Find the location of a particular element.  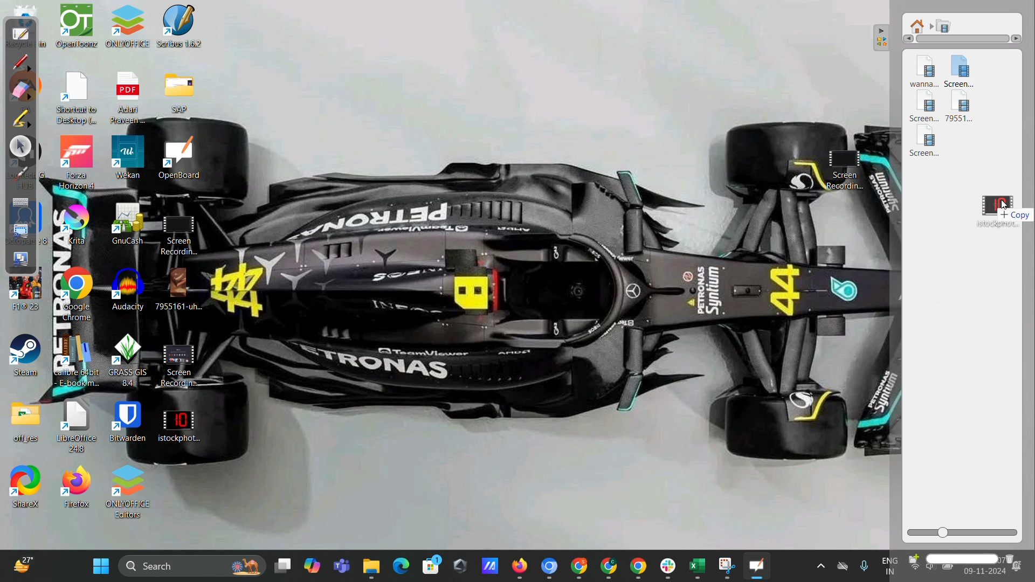

Audacity is located at coordinates (125, 290).